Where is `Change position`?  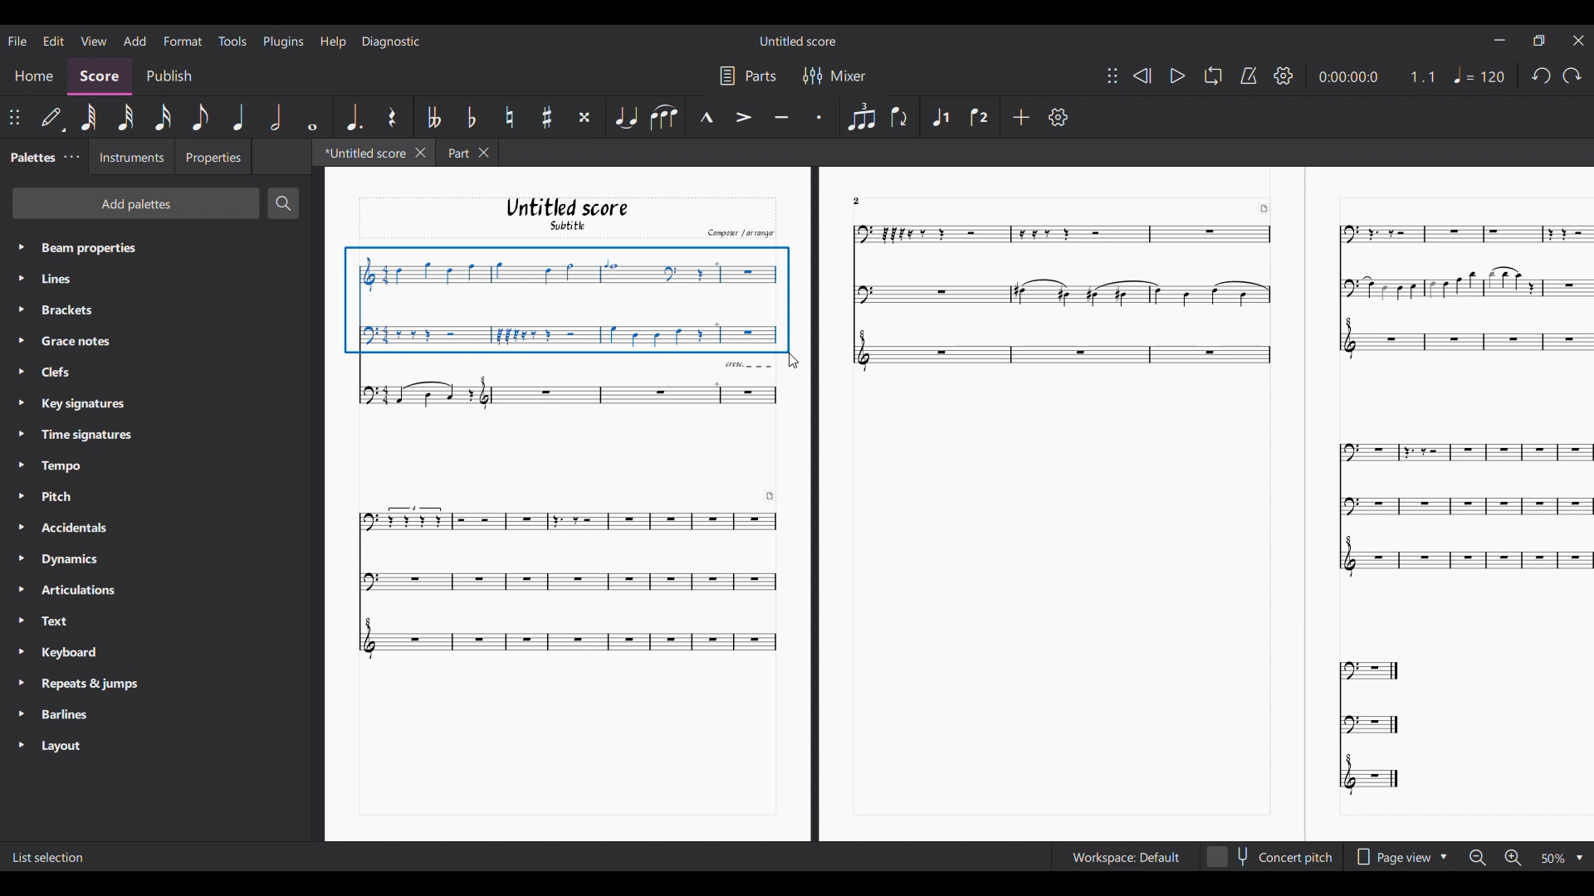
Change position is located at coordinates (1112, 75).